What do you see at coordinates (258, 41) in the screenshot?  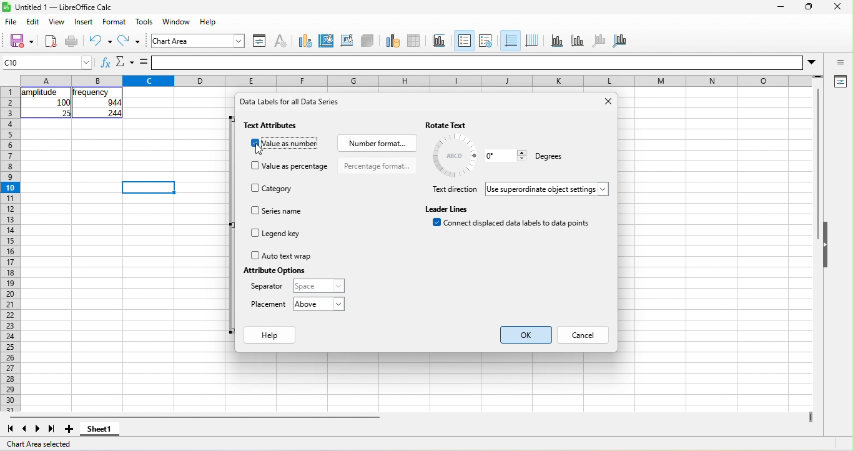 I see `format selection` at bounding box center [258, 41].